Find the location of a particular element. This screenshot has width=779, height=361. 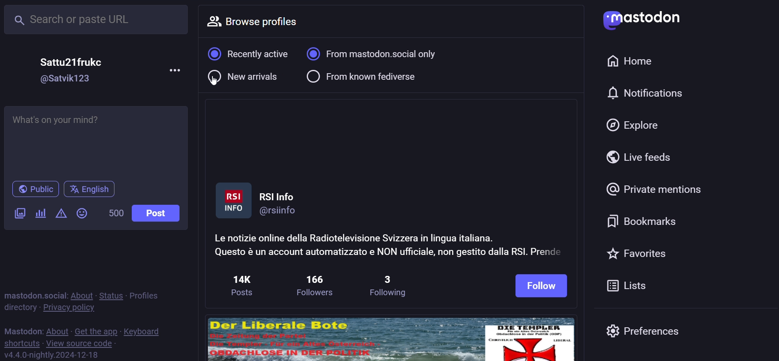

favorites is located at coordinates (645, 252).